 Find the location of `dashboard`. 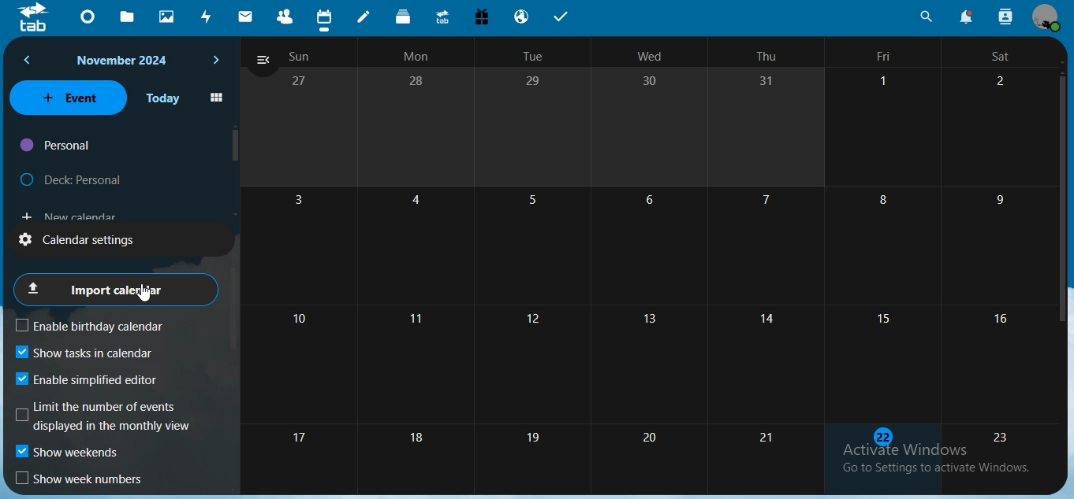

dashboard is located at coordinates (91, 16).